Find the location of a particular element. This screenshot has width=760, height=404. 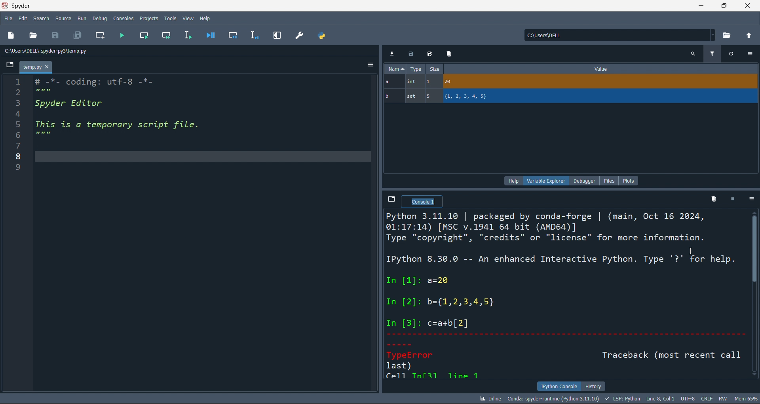

search is located at coordinates (693, 53).